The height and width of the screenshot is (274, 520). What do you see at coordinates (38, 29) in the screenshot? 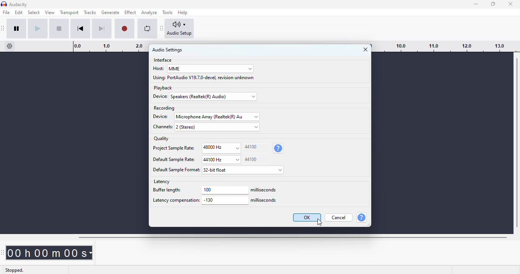
I see `play` at bounding box center [38, 29].